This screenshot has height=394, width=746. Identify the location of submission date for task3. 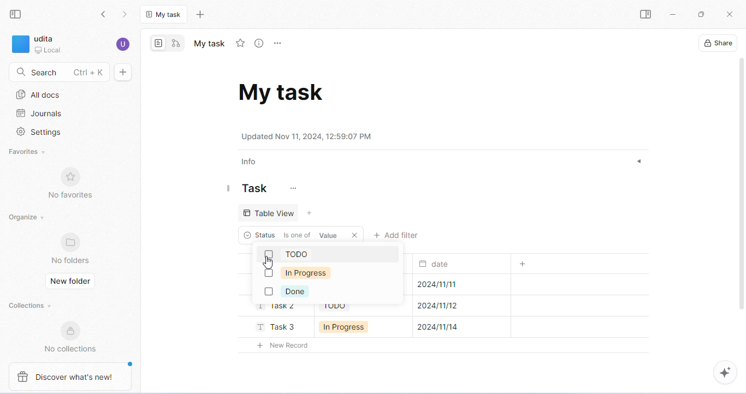
(439, 327).